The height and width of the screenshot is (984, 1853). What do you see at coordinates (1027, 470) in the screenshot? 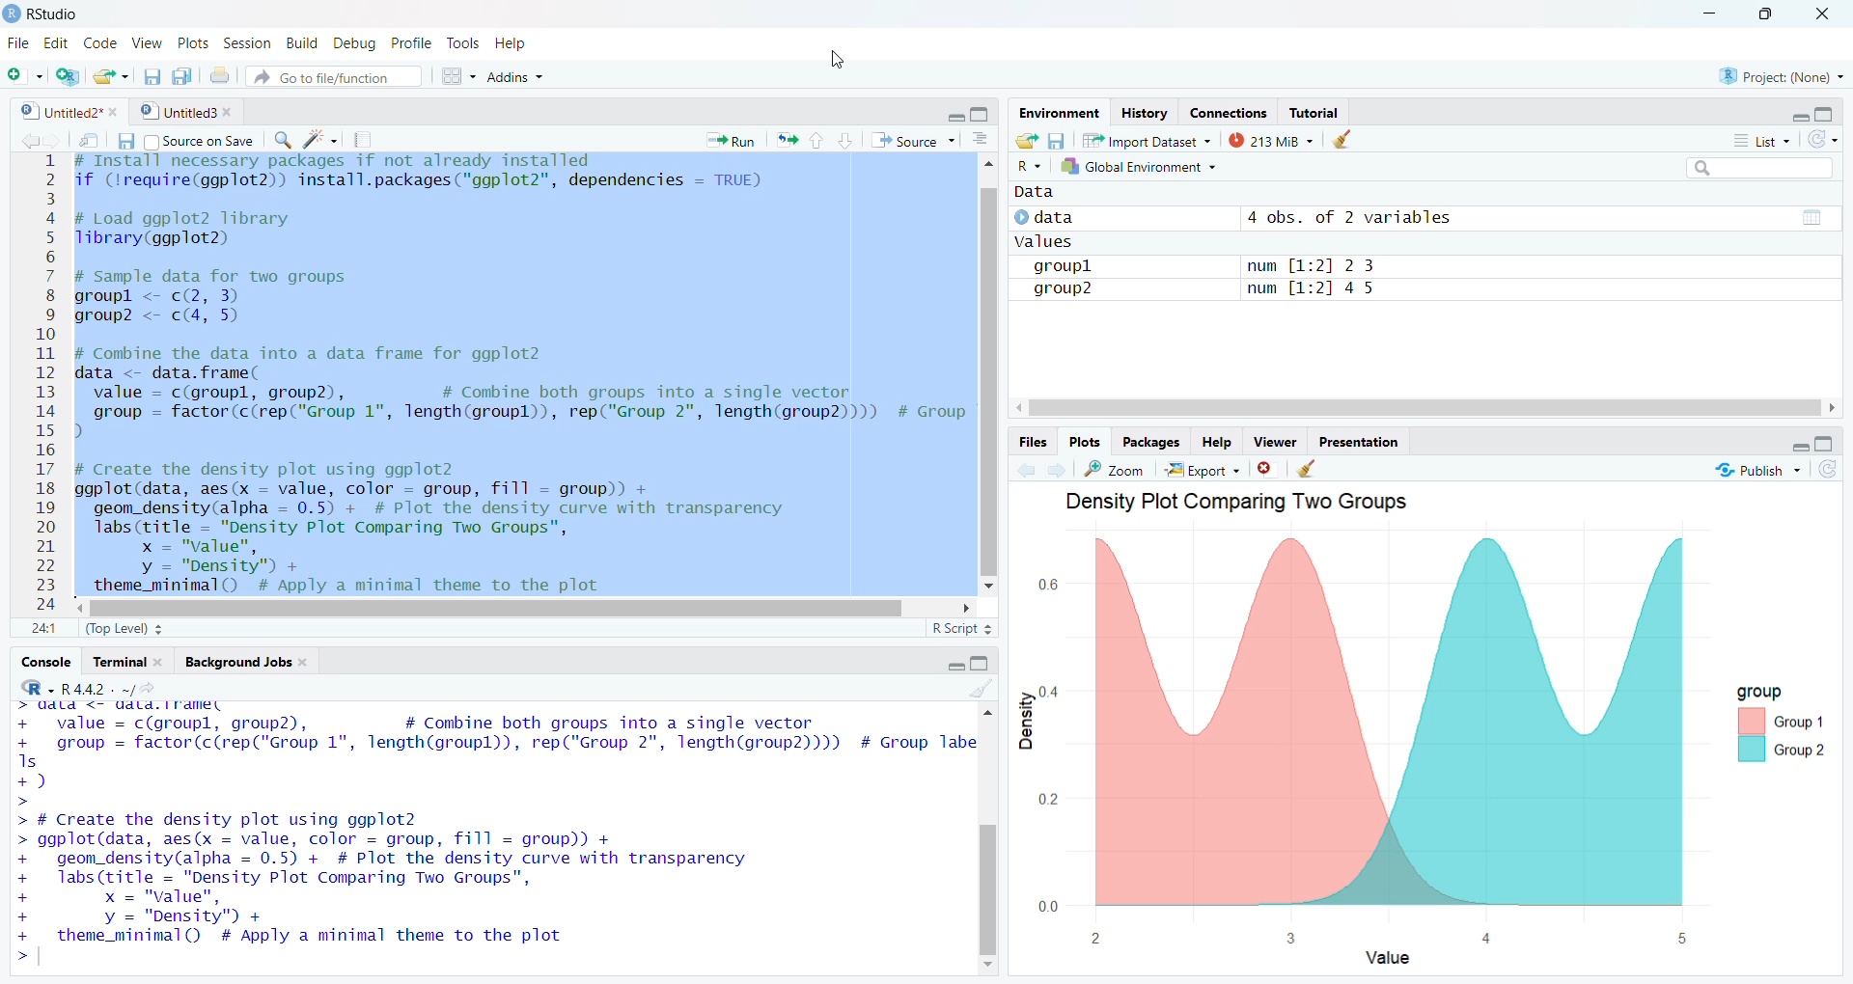
I see `previous` at bounding box center [1027, 470].